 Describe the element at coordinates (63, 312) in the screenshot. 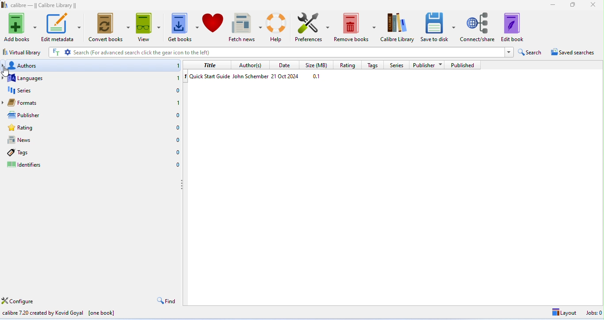

I see `calibre manufacture information` at that location.